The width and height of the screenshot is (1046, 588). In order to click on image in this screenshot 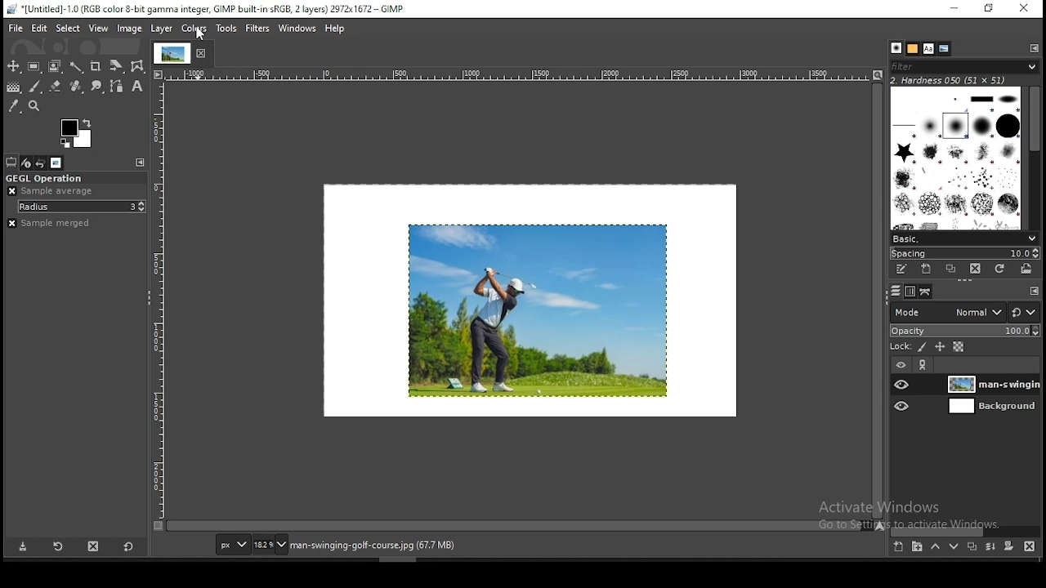, I will do `click(539, 310)`.